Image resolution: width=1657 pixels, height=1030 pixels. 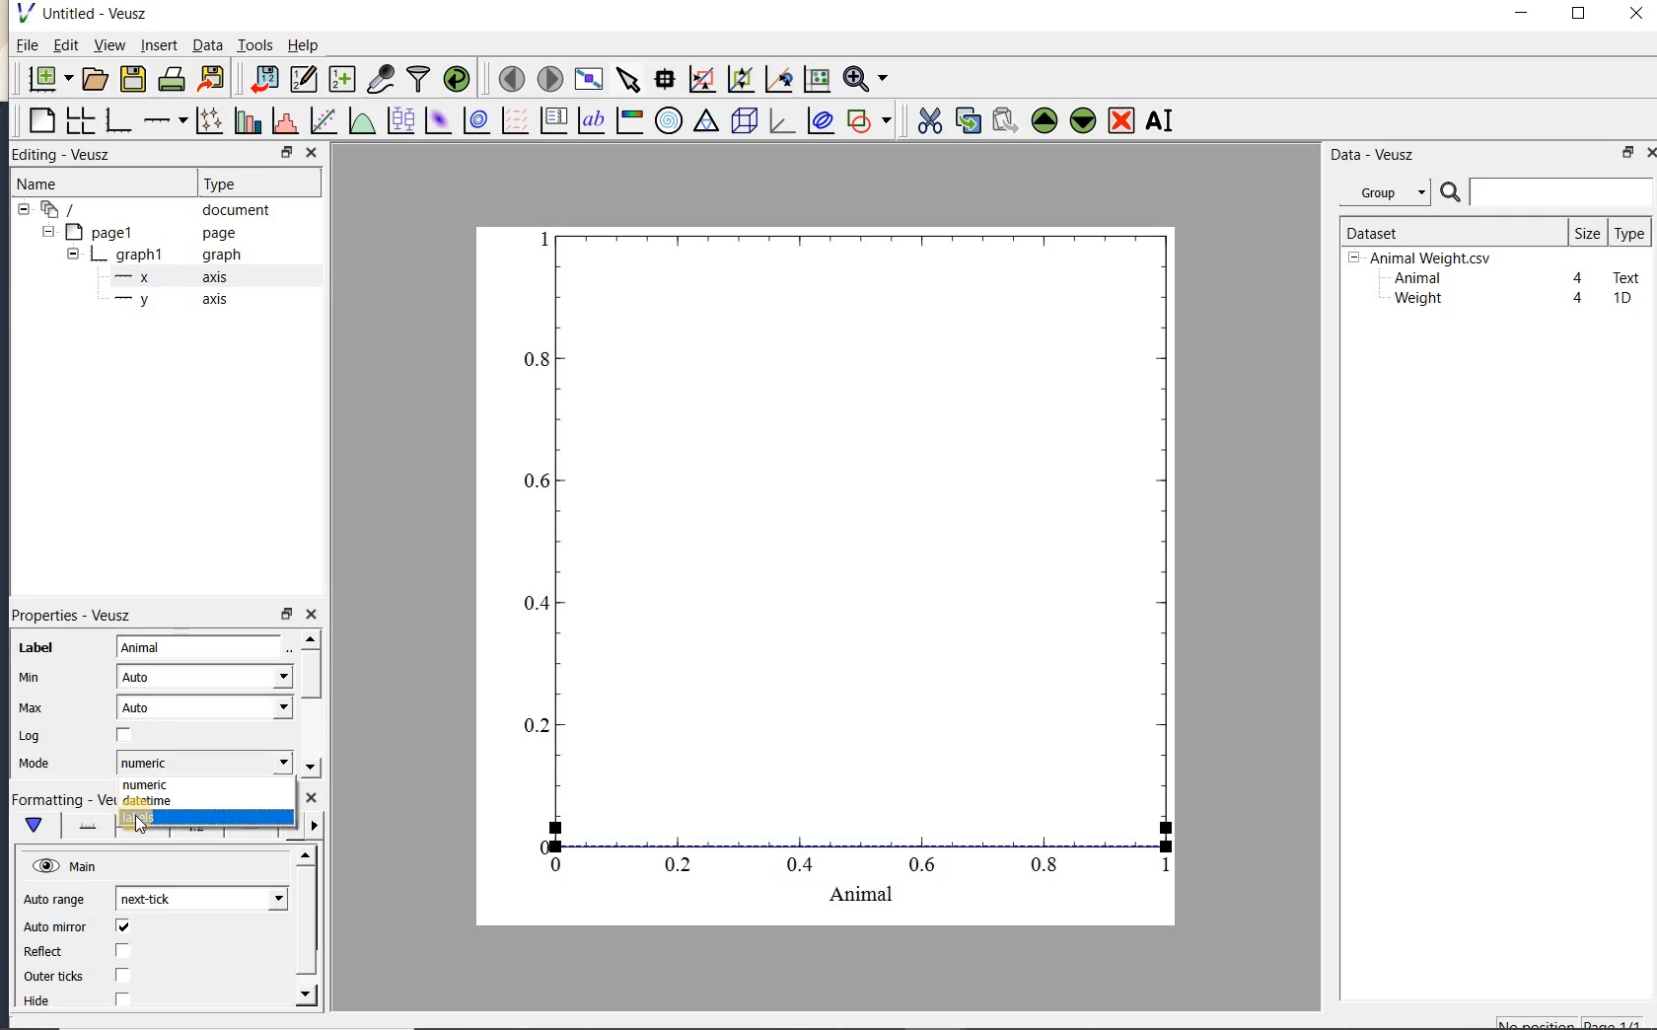 I want to click on add a shape to the plot, so click(x=868, y=120).